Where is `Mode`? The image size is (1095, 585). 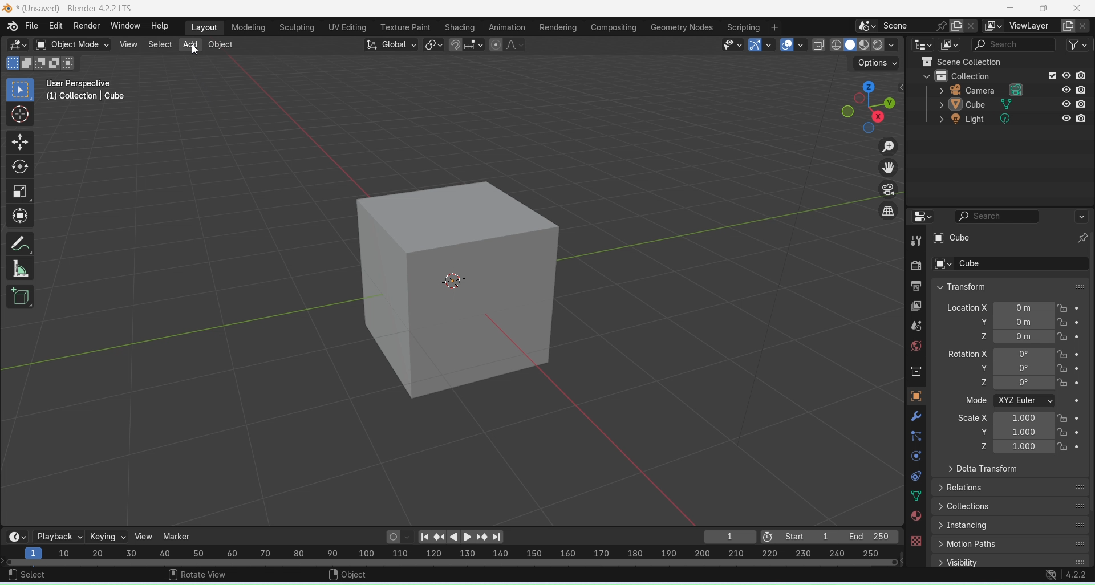
Mode is located at coordinates (1039, 401).